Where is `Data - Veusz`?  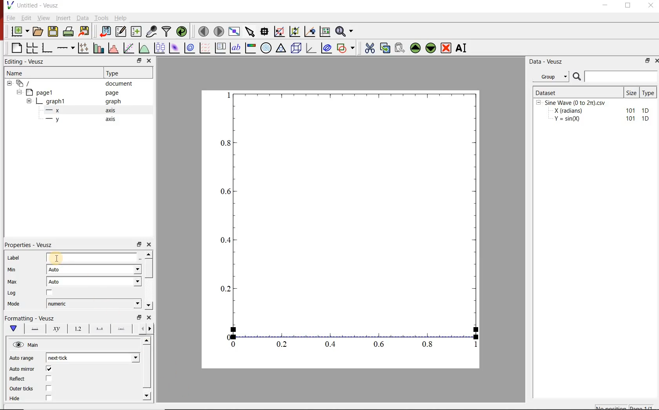
Data - Veusz is located at coordinates (547, 62).